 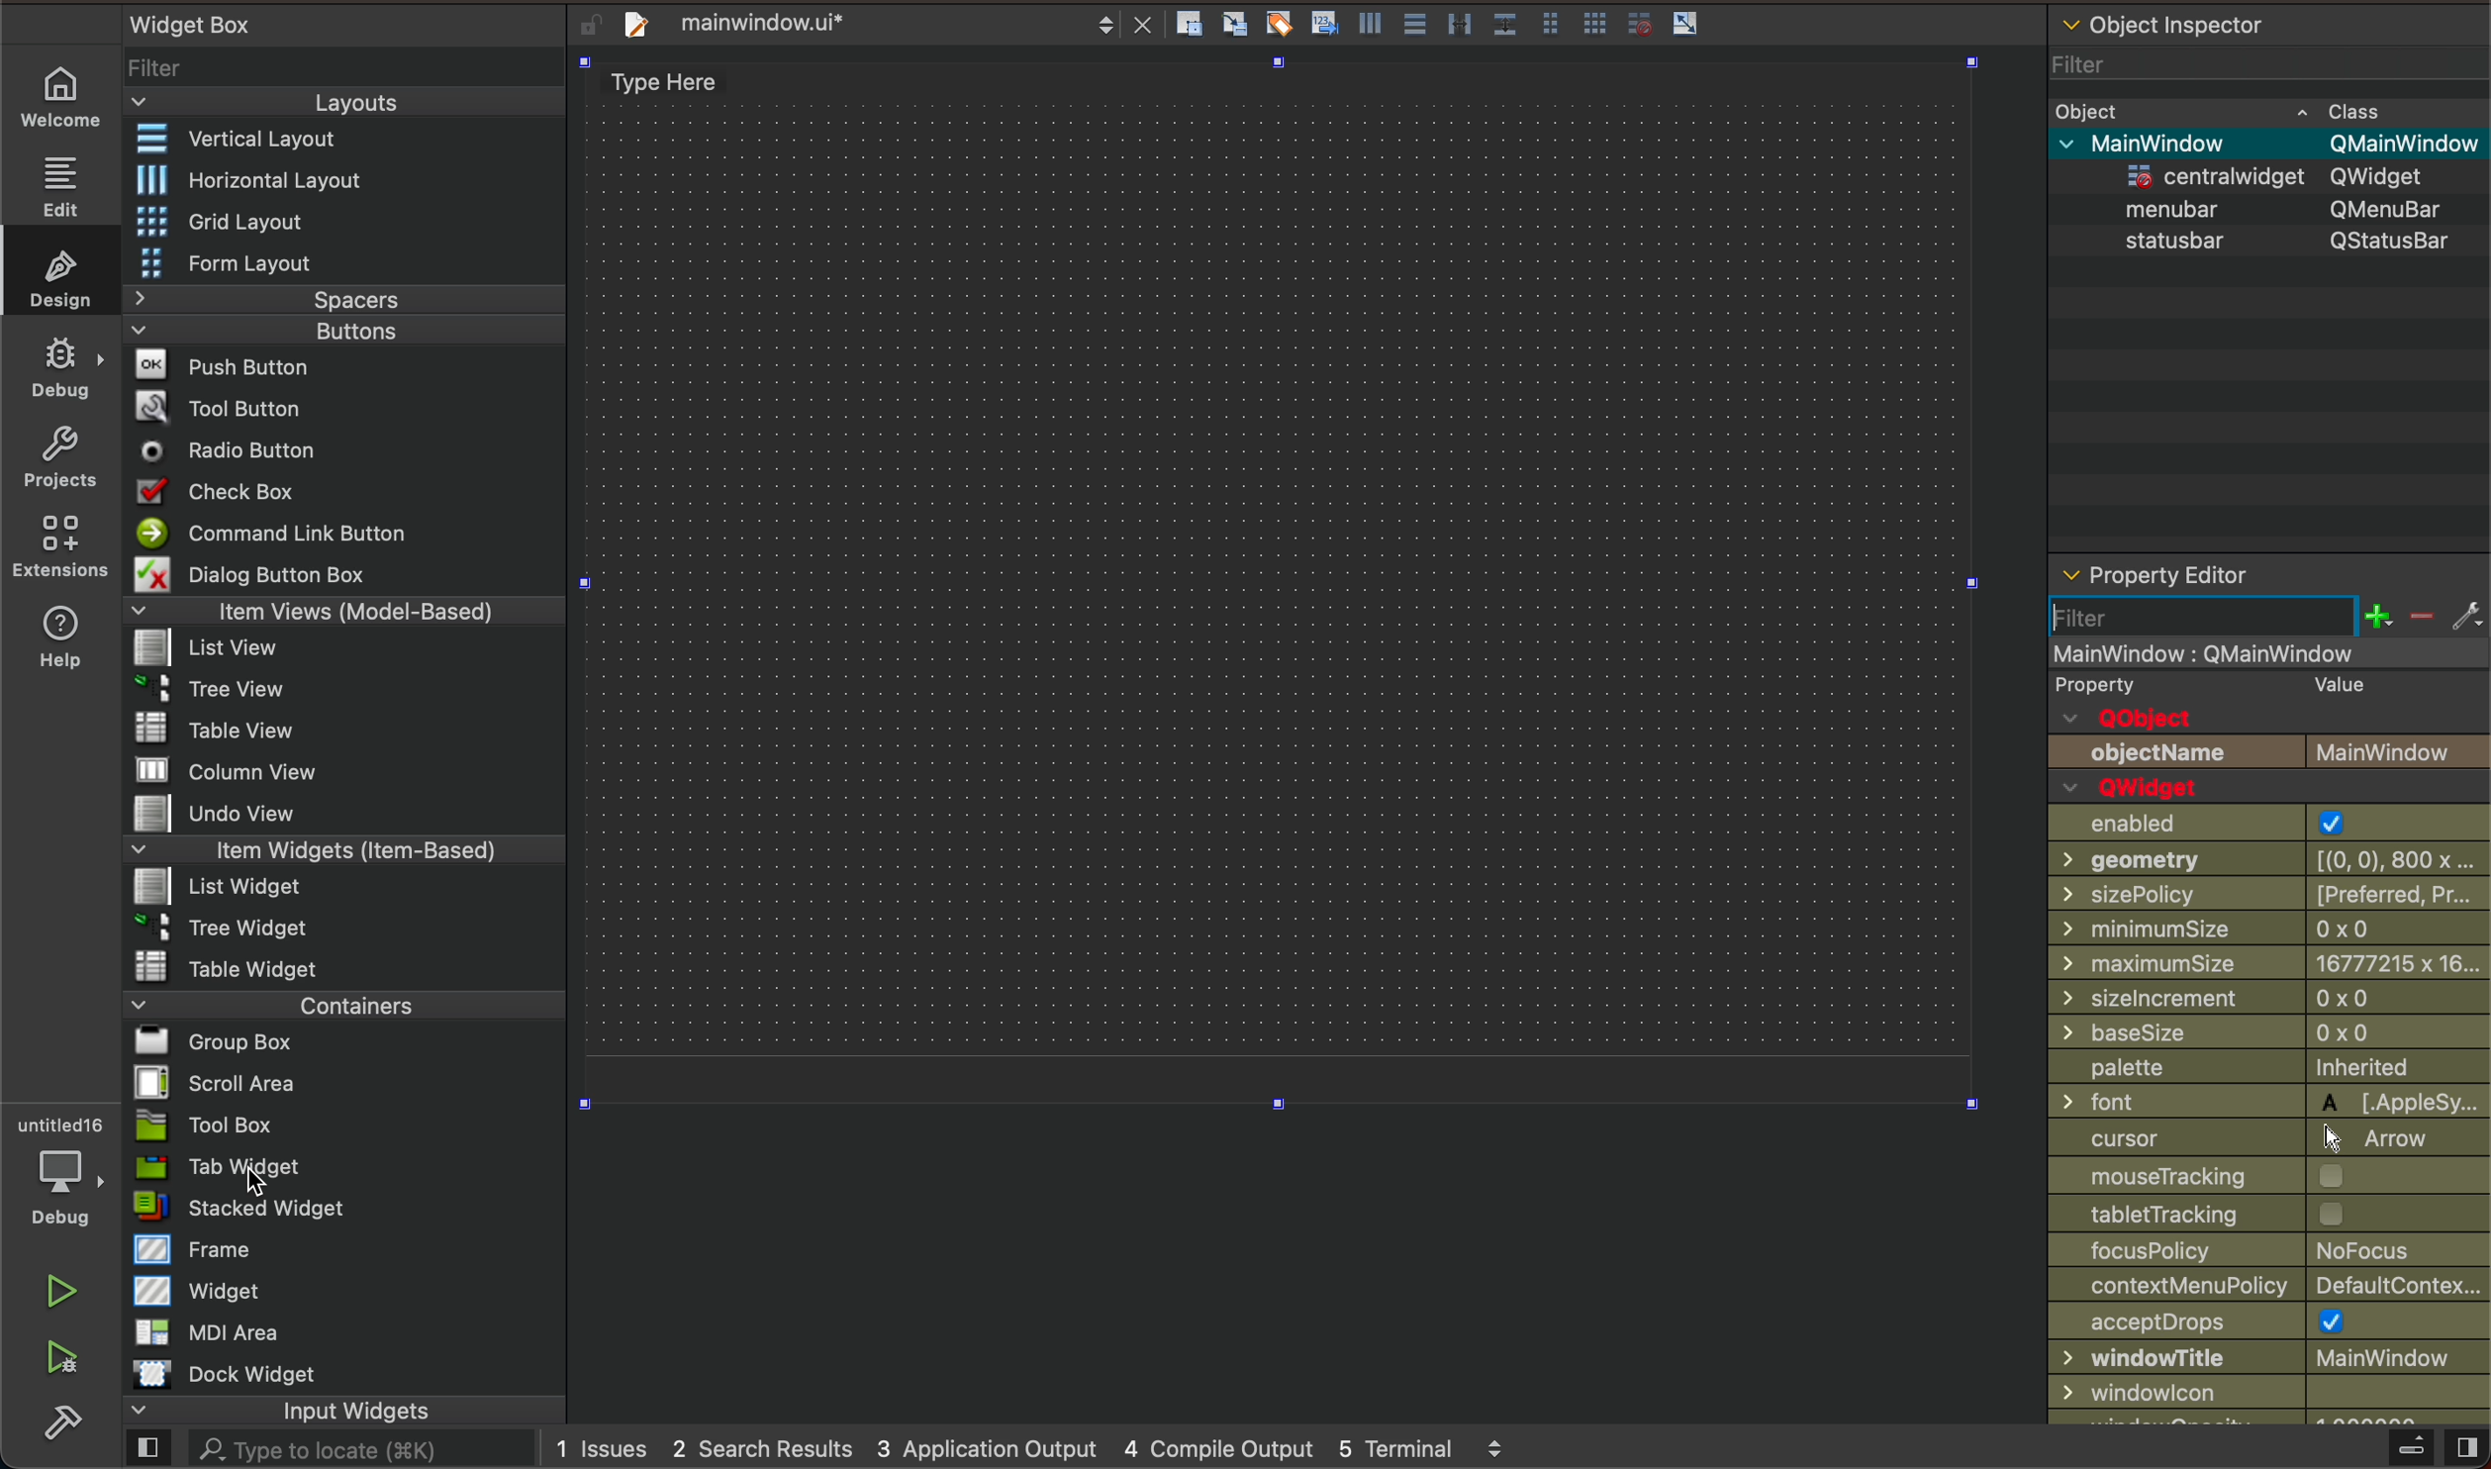 What do you see at coordinates (218, 450) in the screenshot?
I see ` Radio Button` at bounding box center [218, 450].